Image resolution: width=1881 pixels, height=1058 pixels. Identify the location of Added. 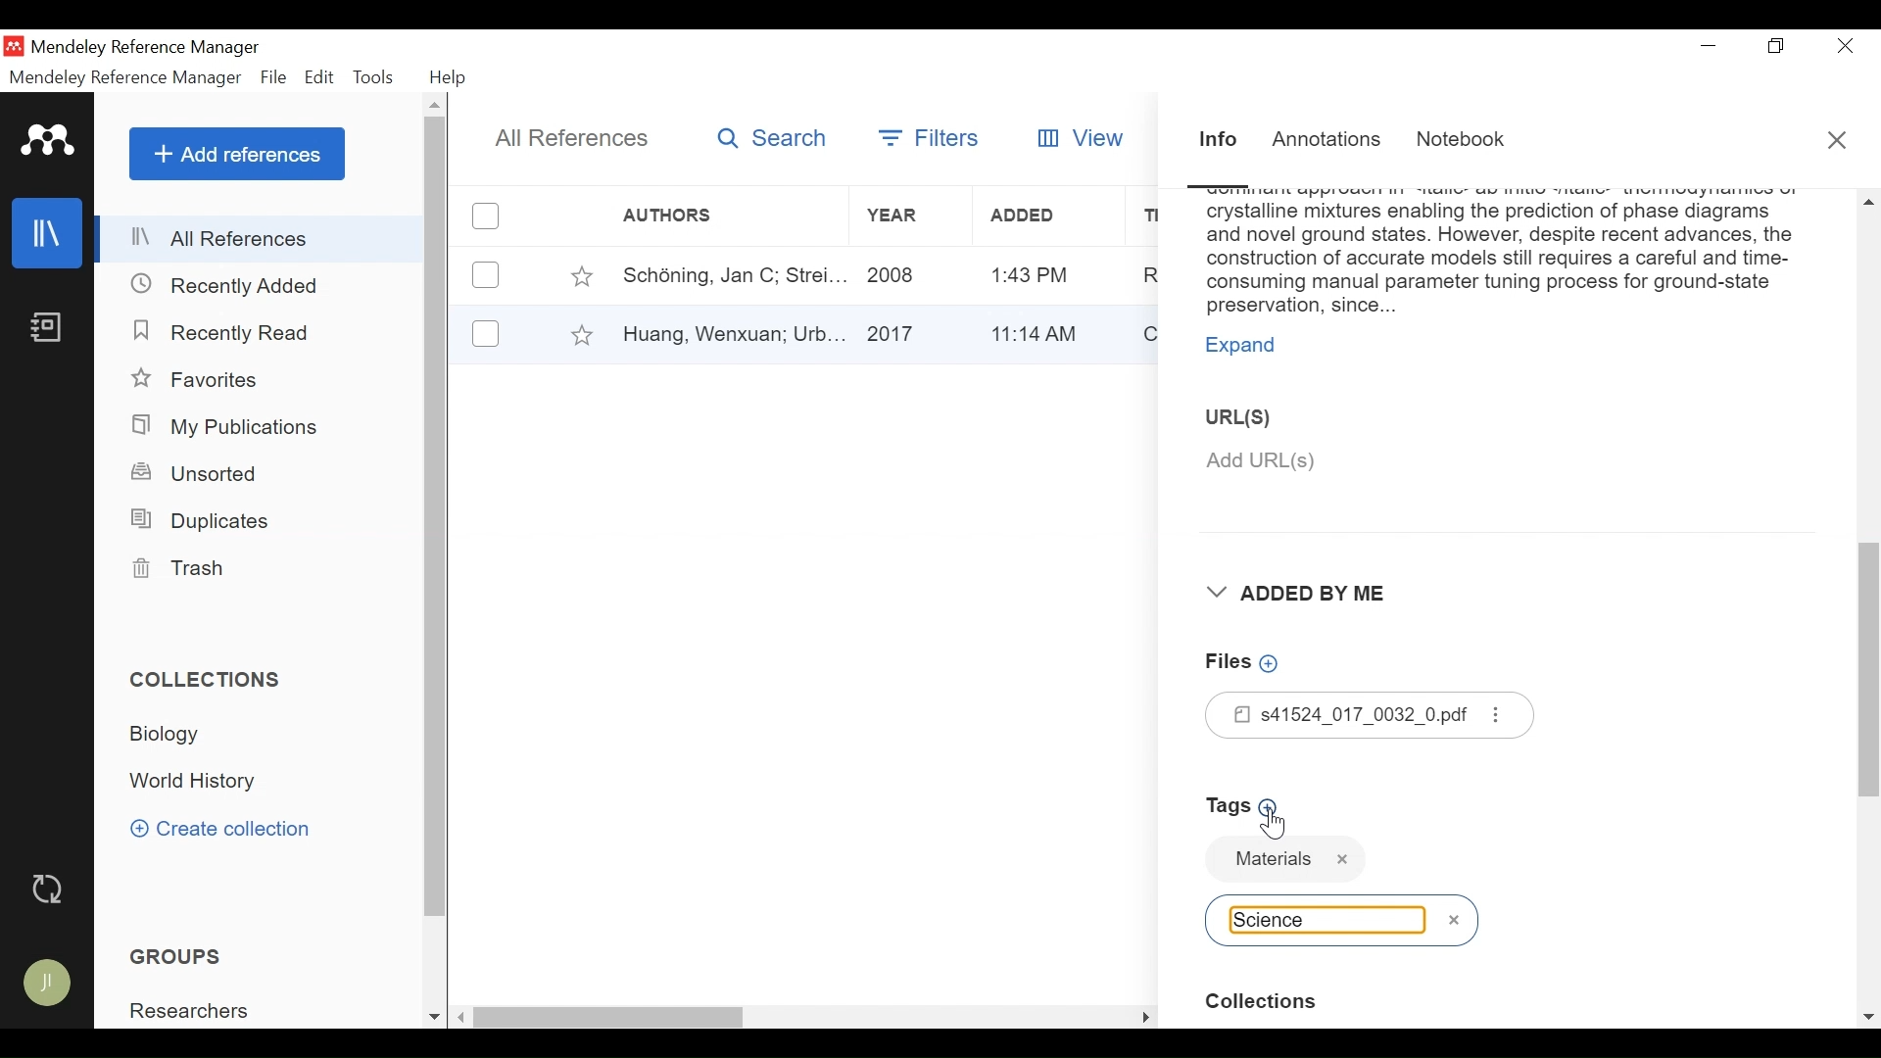
(1043, 274).